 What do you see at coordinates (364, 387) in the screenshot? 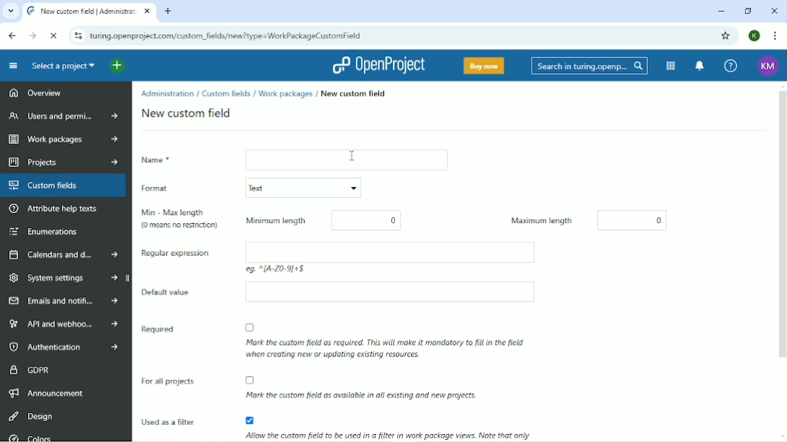
I see `Mark the custom field as available in all existing and new projects` at bounding box center [364, 387].